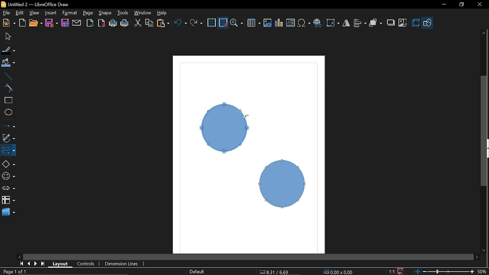  What do you see at coordinates (7, 112) in the screenshot?
I see `Ellipse` at bounding box center [7, 112].